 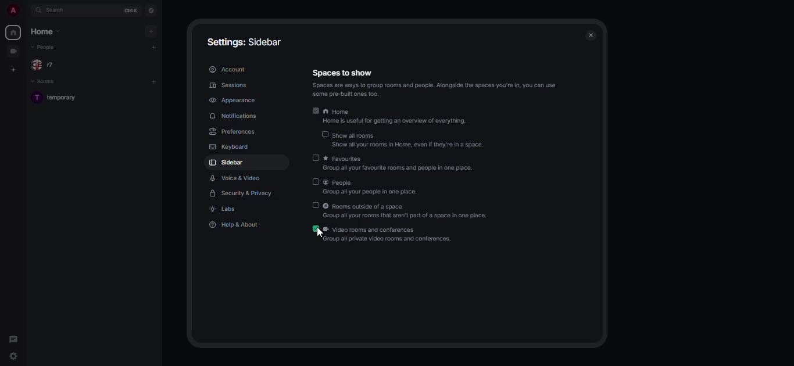 I want to click on close, so click(x=592, y=35).